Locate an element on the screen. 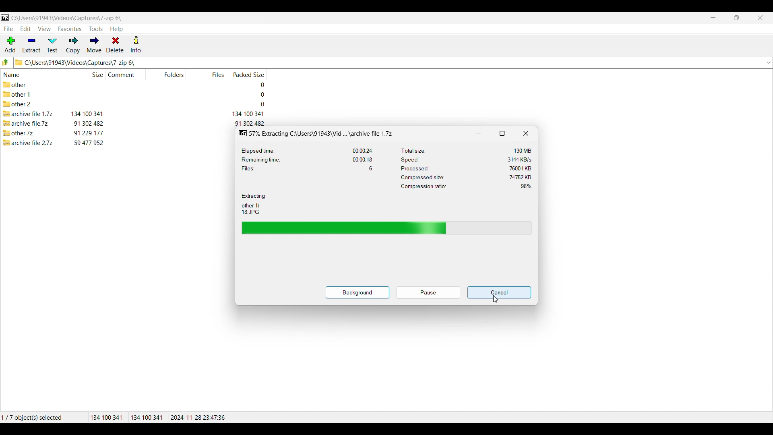 The image size is (773, 435). Favorites menu is located at coordinates (70, 29).